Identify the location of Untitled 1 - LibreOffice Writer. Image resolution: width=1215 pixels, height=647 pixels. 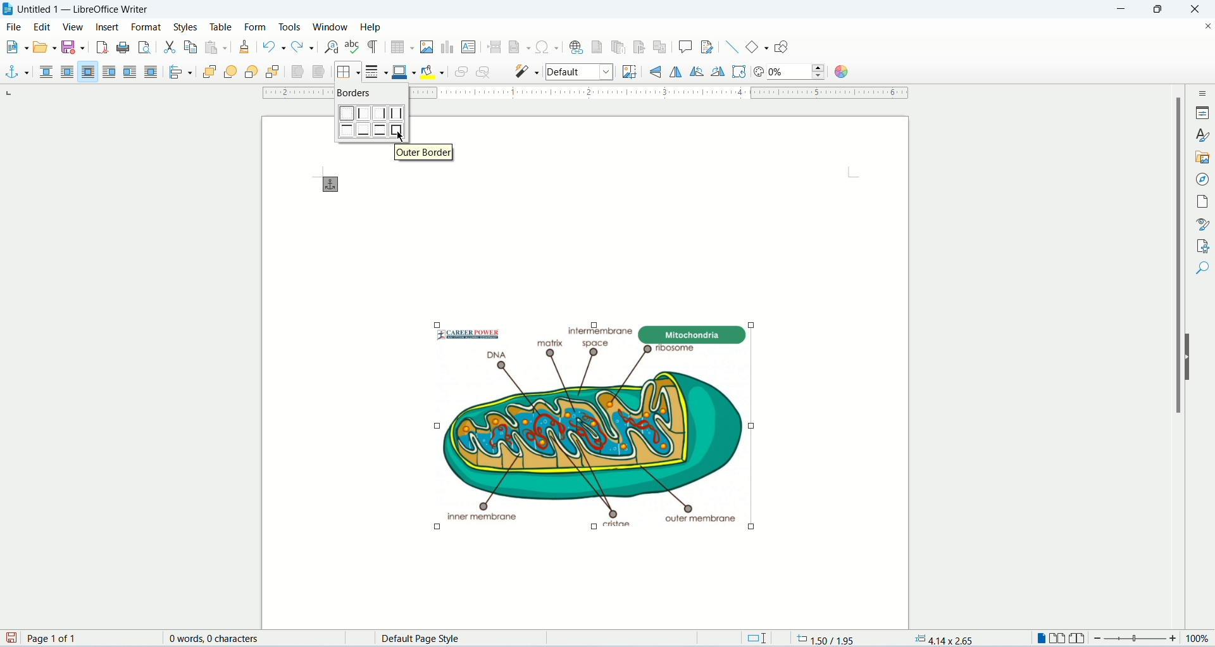
(94, 8).